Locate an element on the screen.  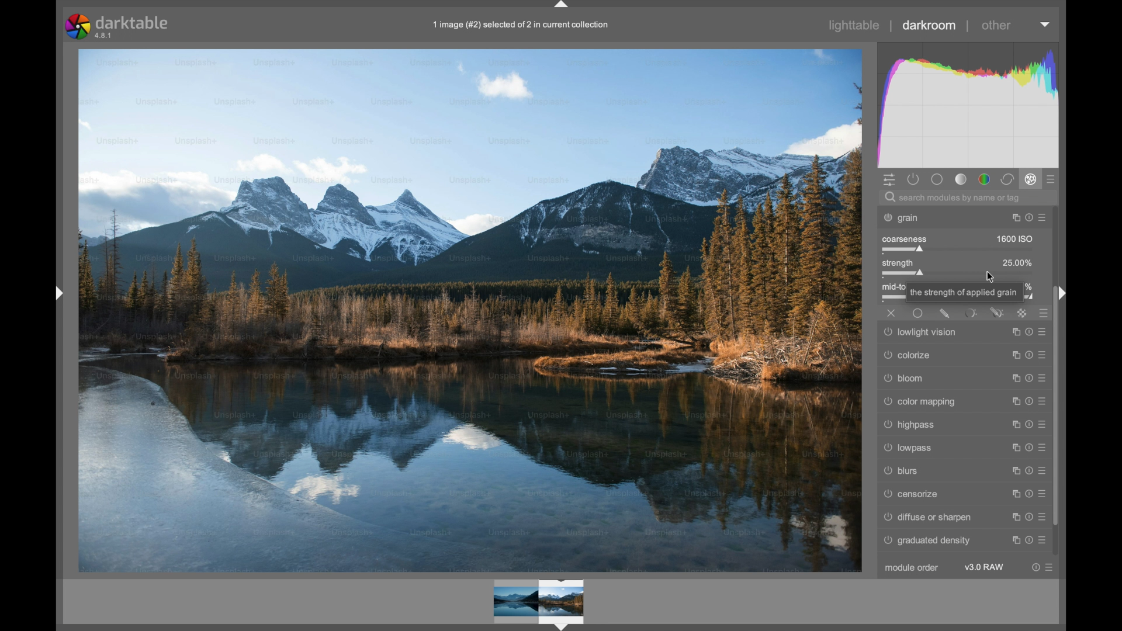
drawn mask is located at coordinates (945, 314).